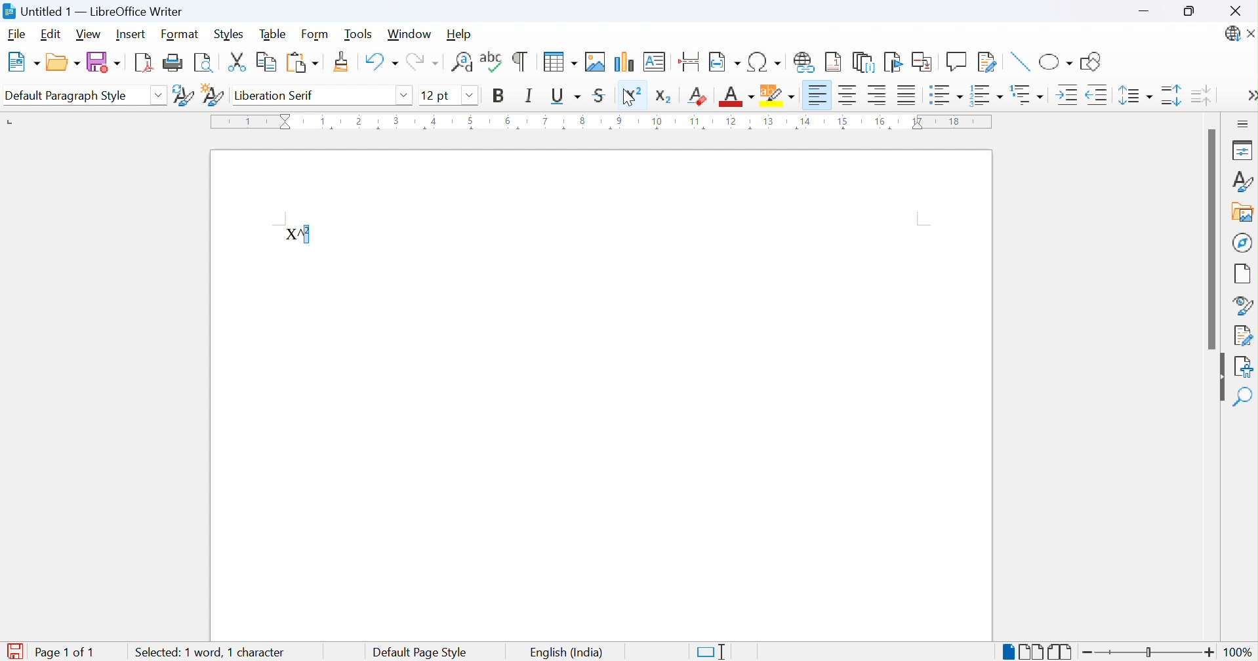  Describe the element at coordinates (724, 62) in the screenshot. I see `Insert page field` at that location.